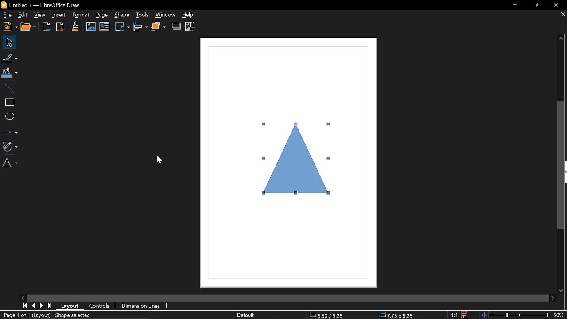 This screenshot has width=567, height=319. Describe the element at coordinates (157, 159) in the screenshot. I see `Cursor` at that location.